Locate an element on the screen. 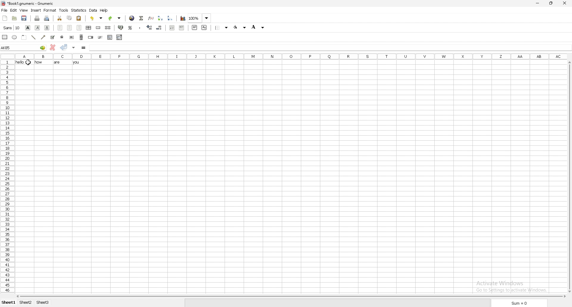  insert is located at coordinates (36, 10).